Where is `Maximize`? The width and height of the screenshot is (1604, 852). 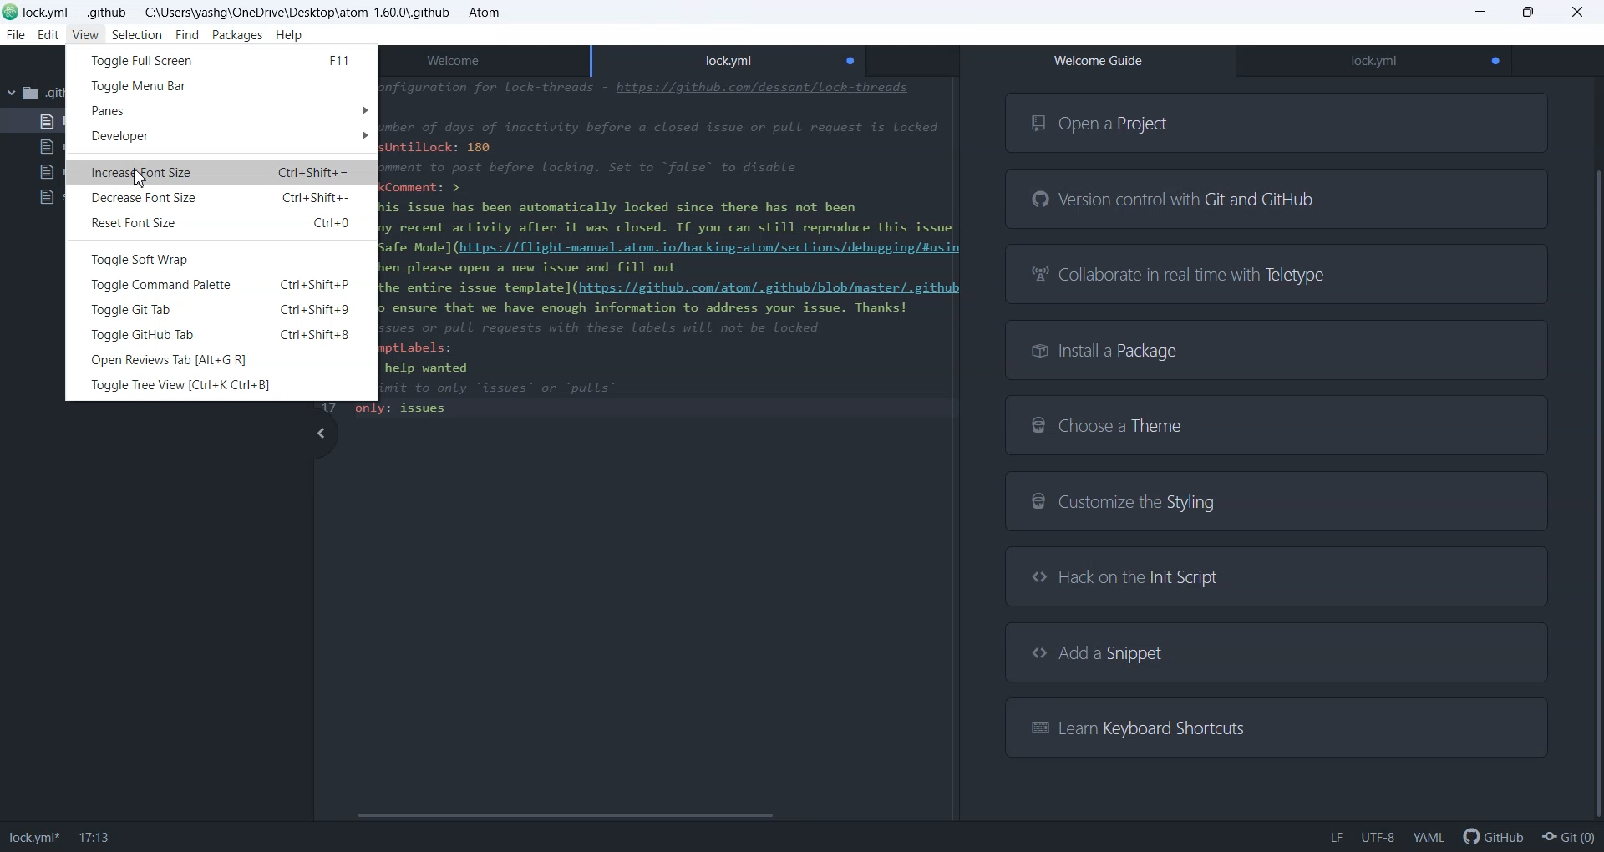 Maximize is located at coordinates (1529, 13).